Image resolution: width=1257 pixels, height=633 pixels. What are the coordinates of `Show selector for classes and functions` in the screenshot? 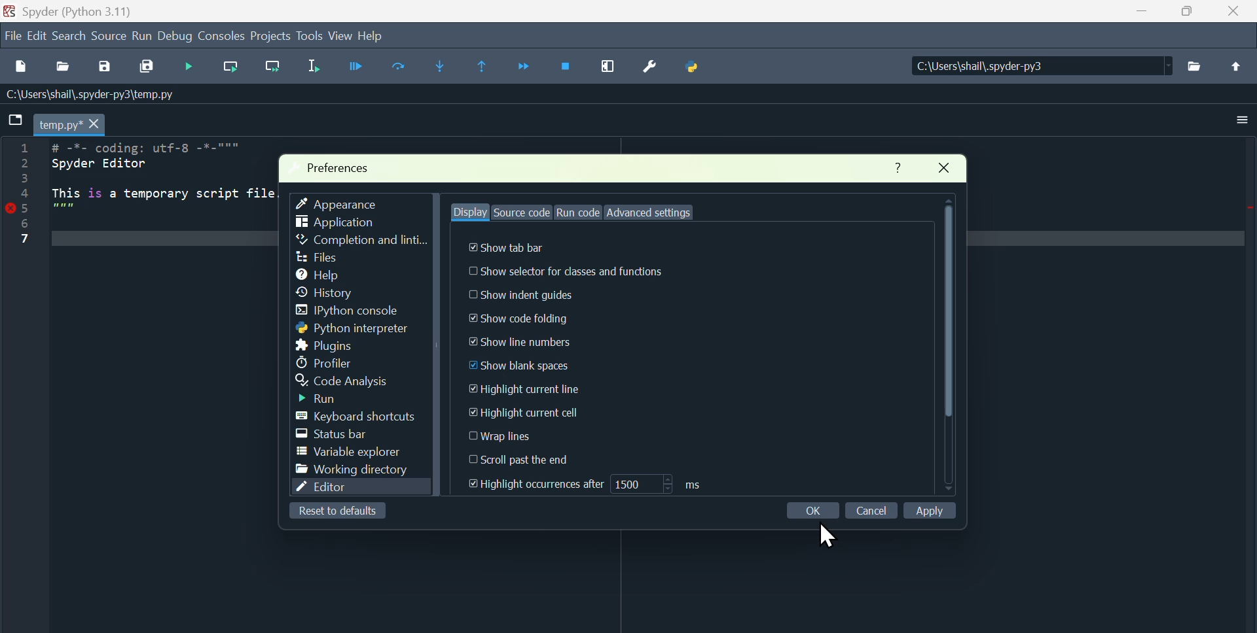 It's located at (566, 274).